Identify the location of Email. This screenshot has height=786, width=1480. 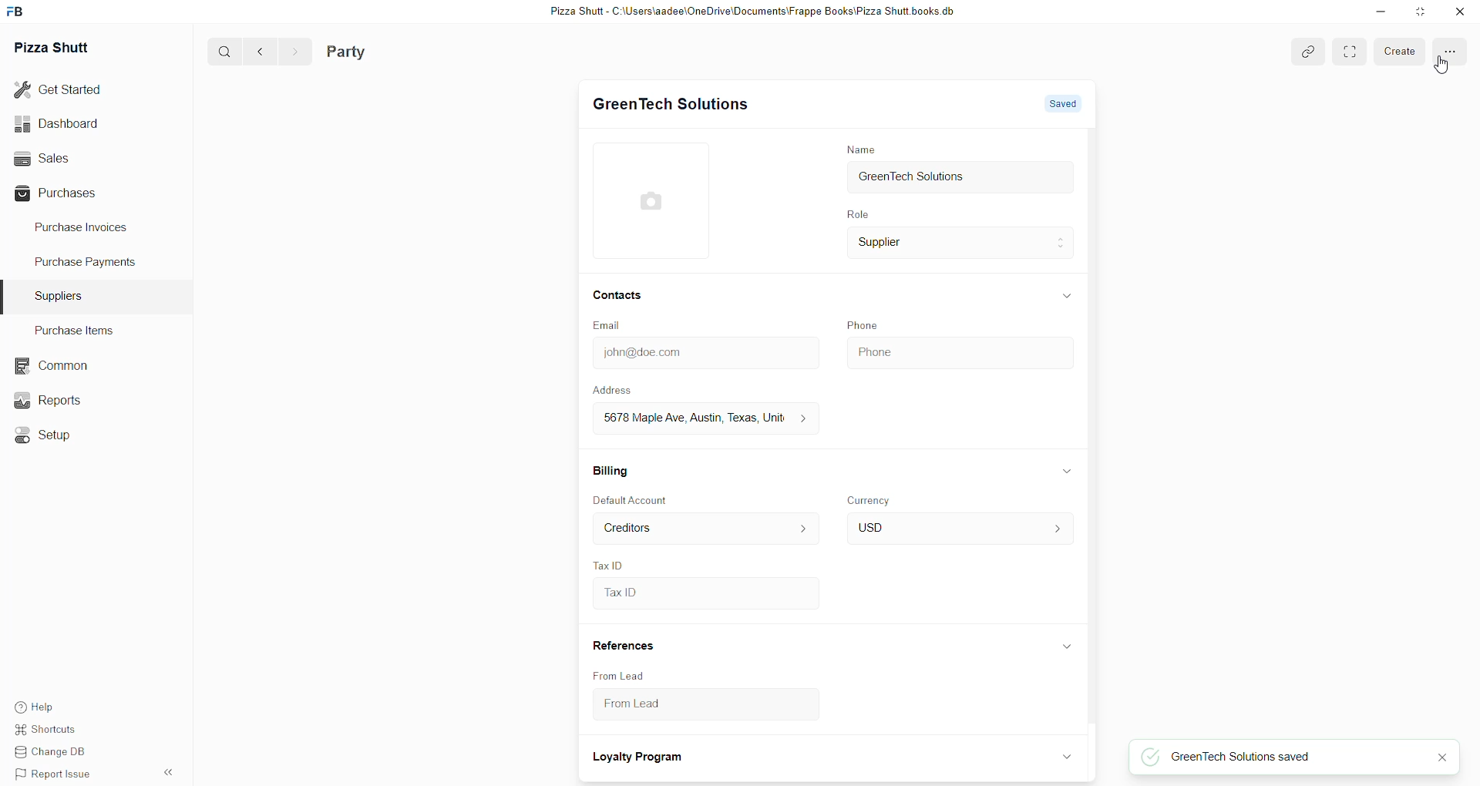
(610, 326).